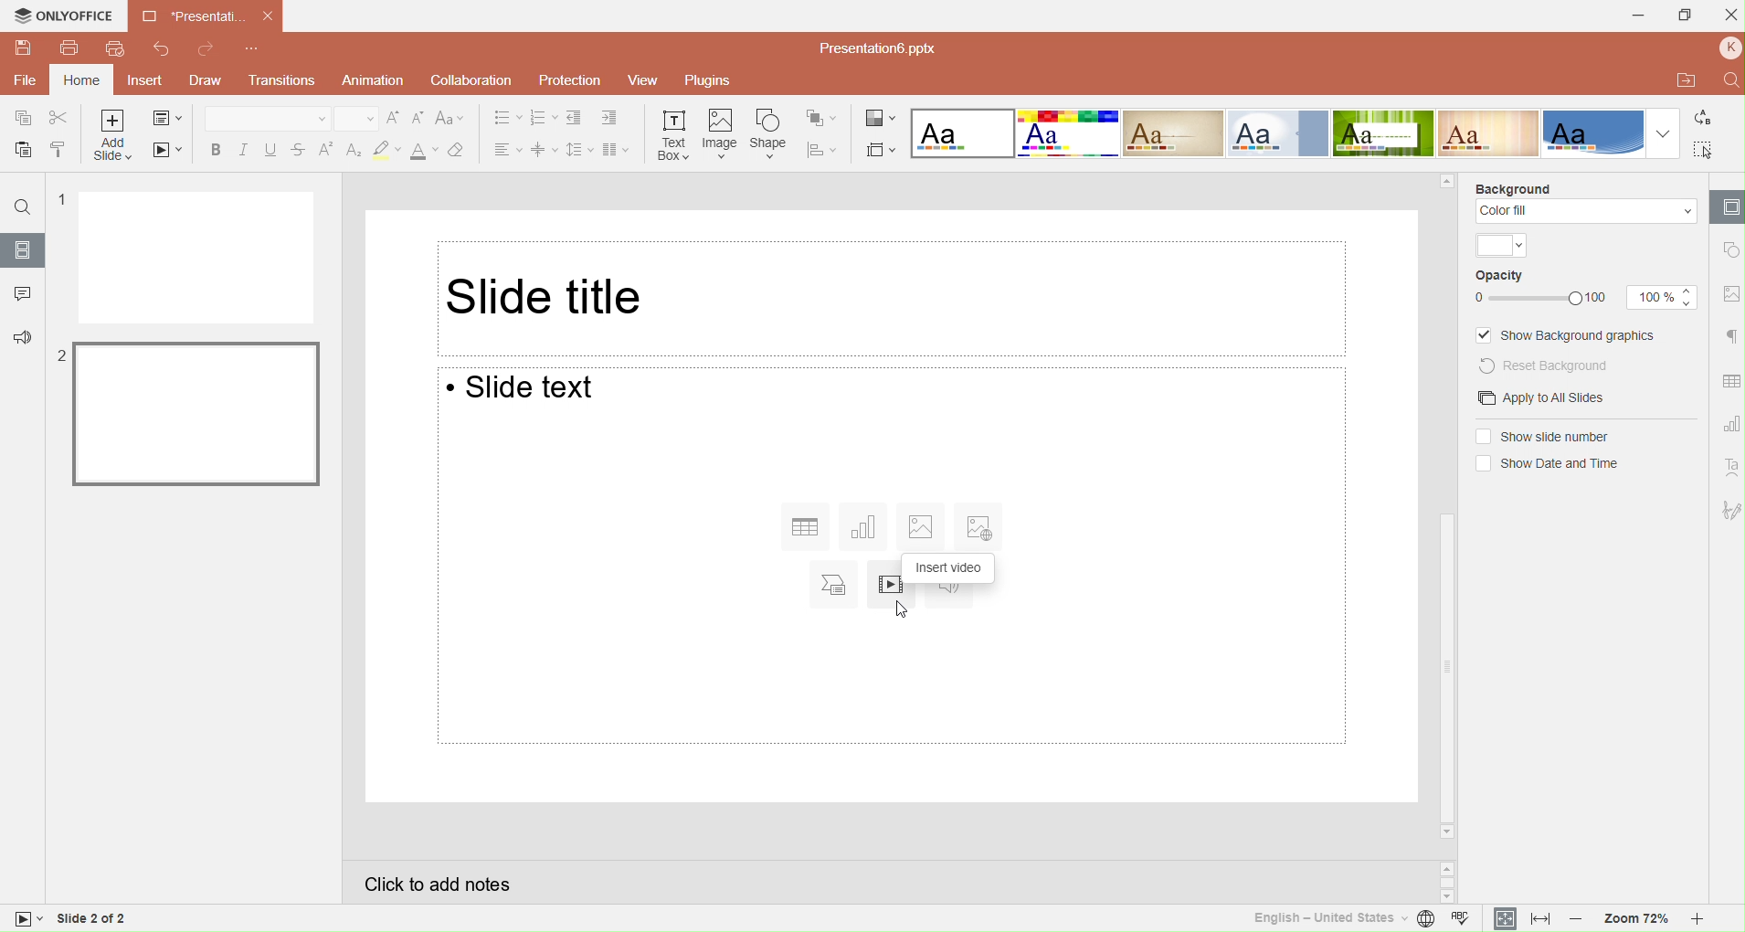  What do you see at coordinates (142, 81) in the screenshot?
I see `Insert` at bounding box center [142, 81].